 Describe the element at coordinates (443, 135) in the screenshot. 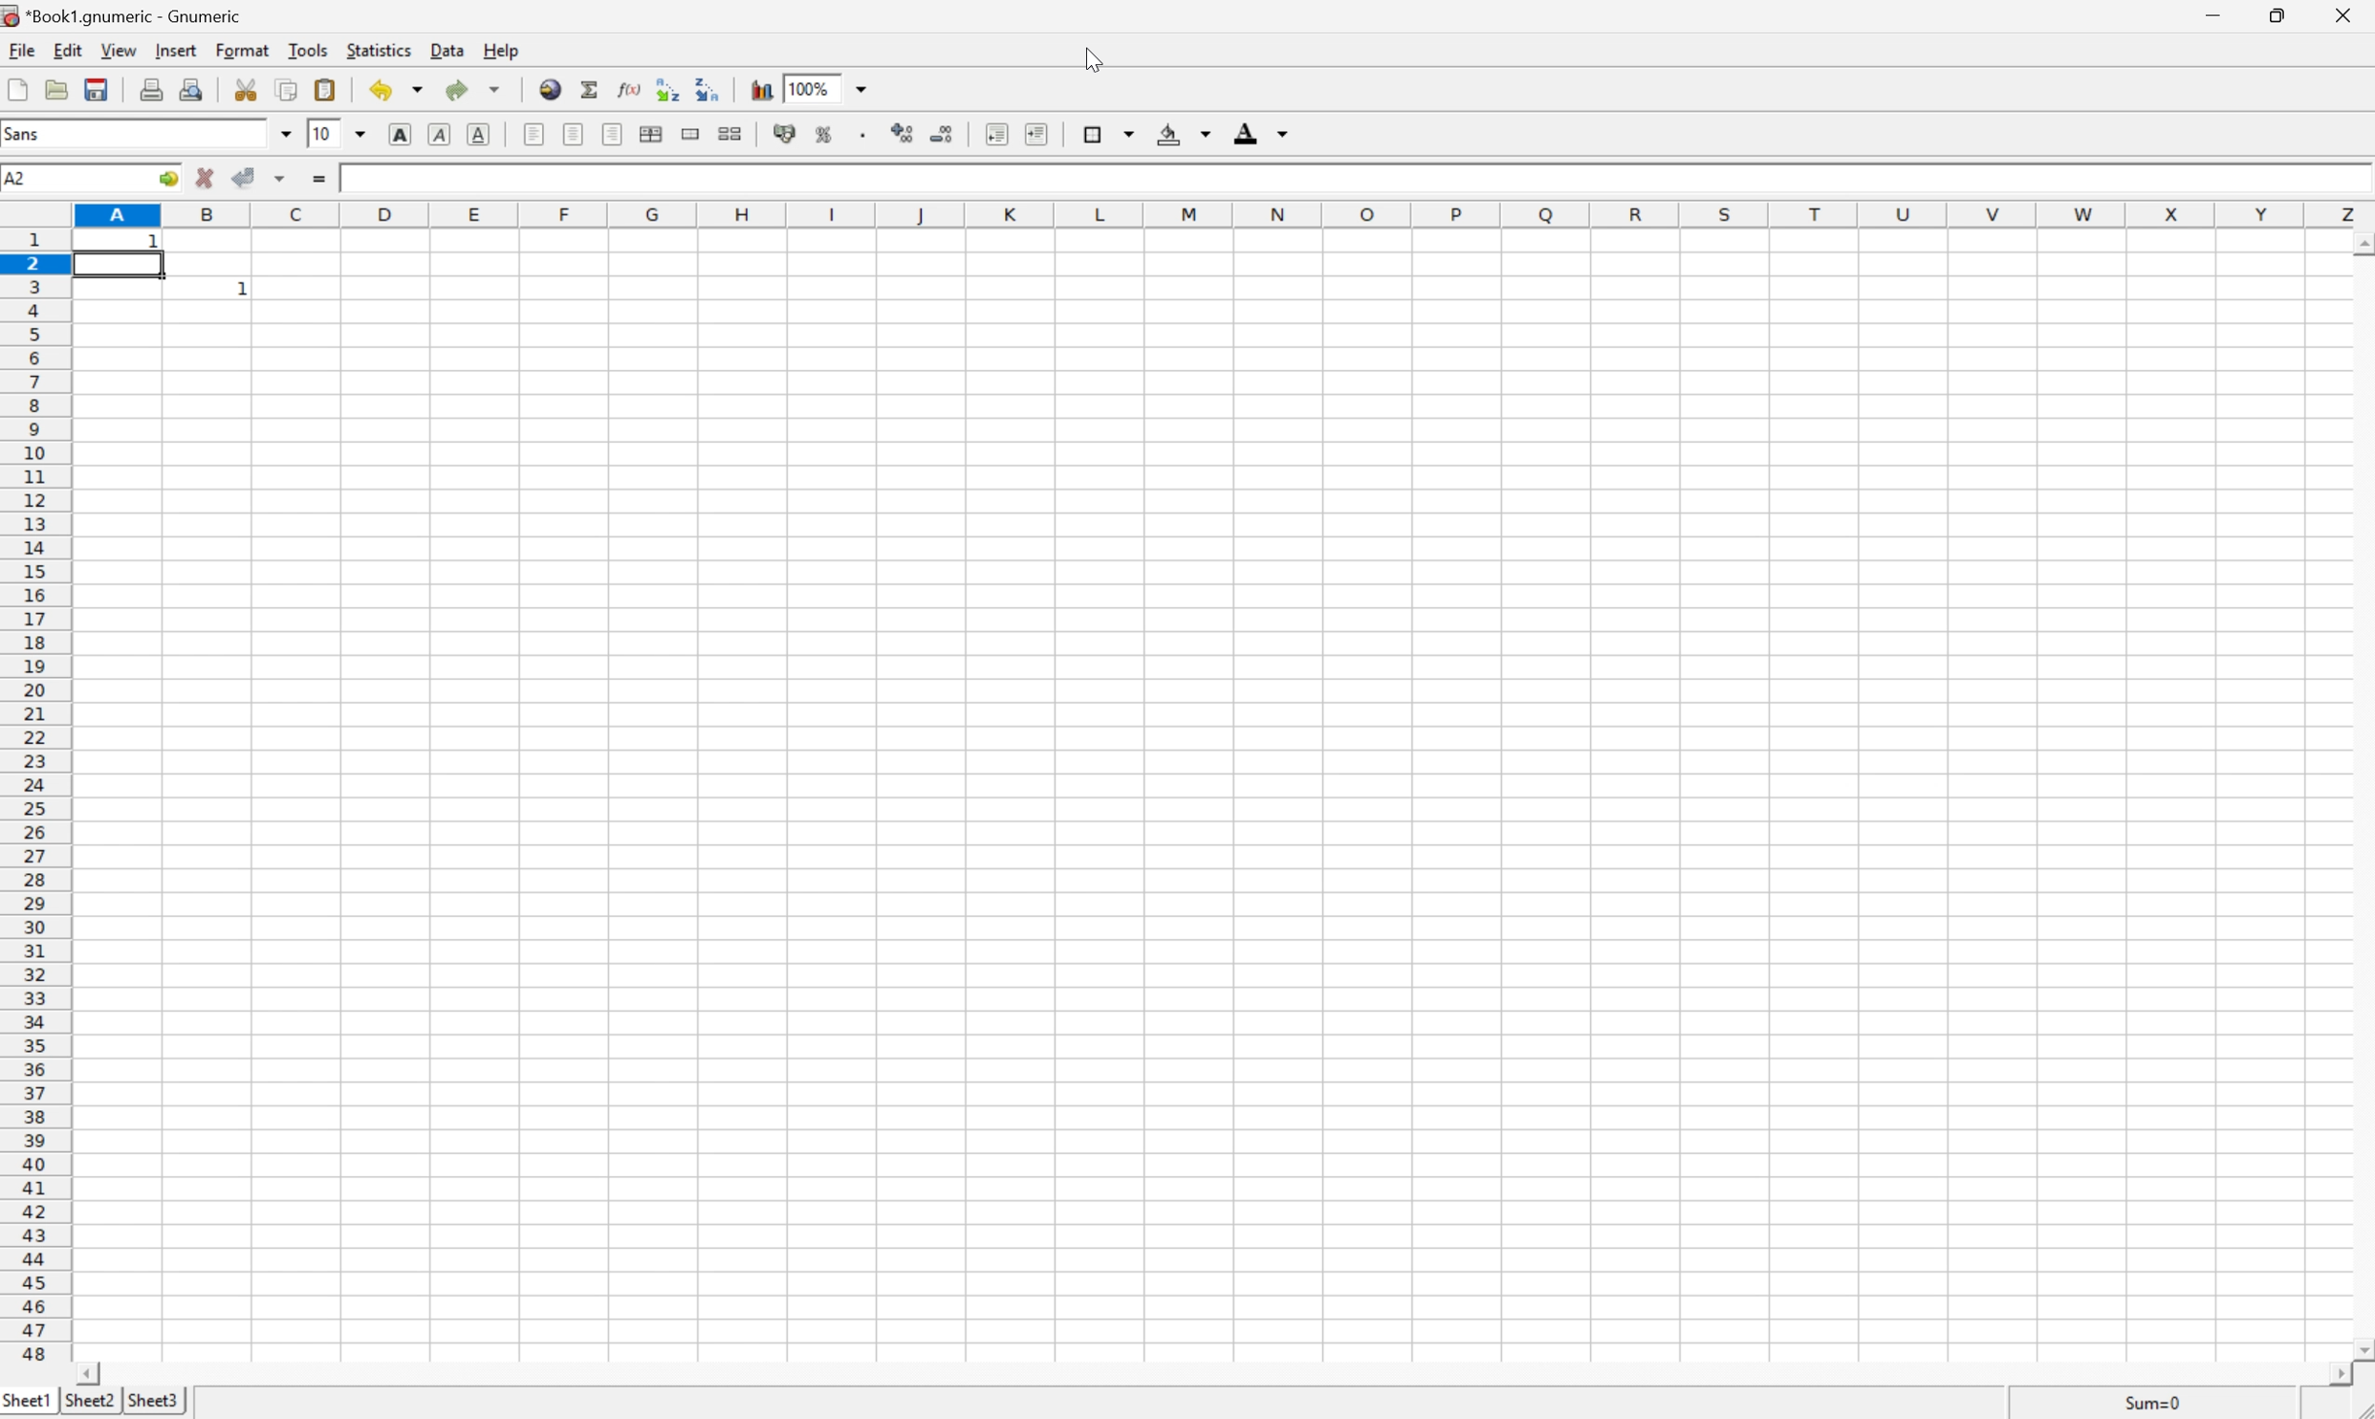

I see `italic` at that location.